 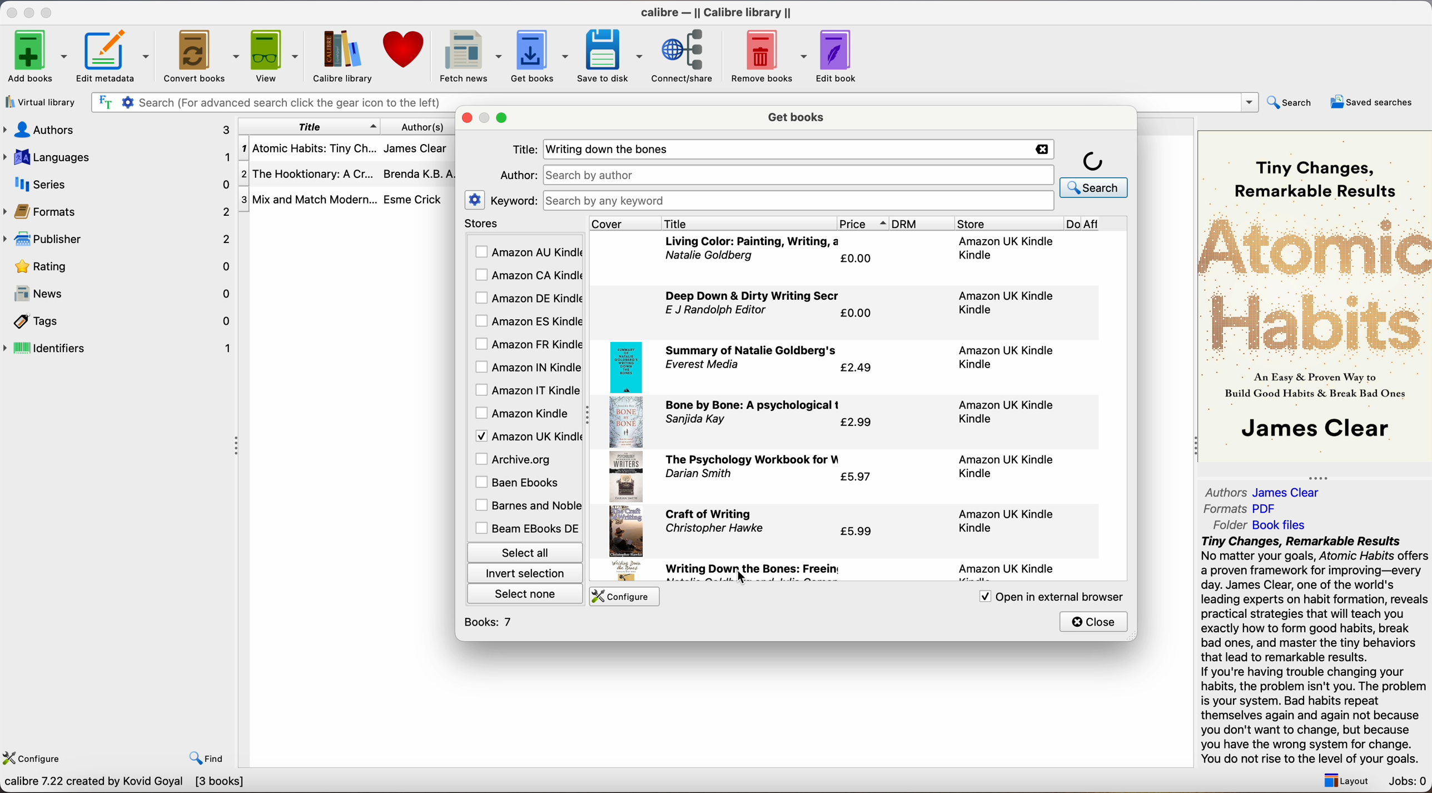 I want to click on amazon UK kindle, so click(x=1007, y=248).